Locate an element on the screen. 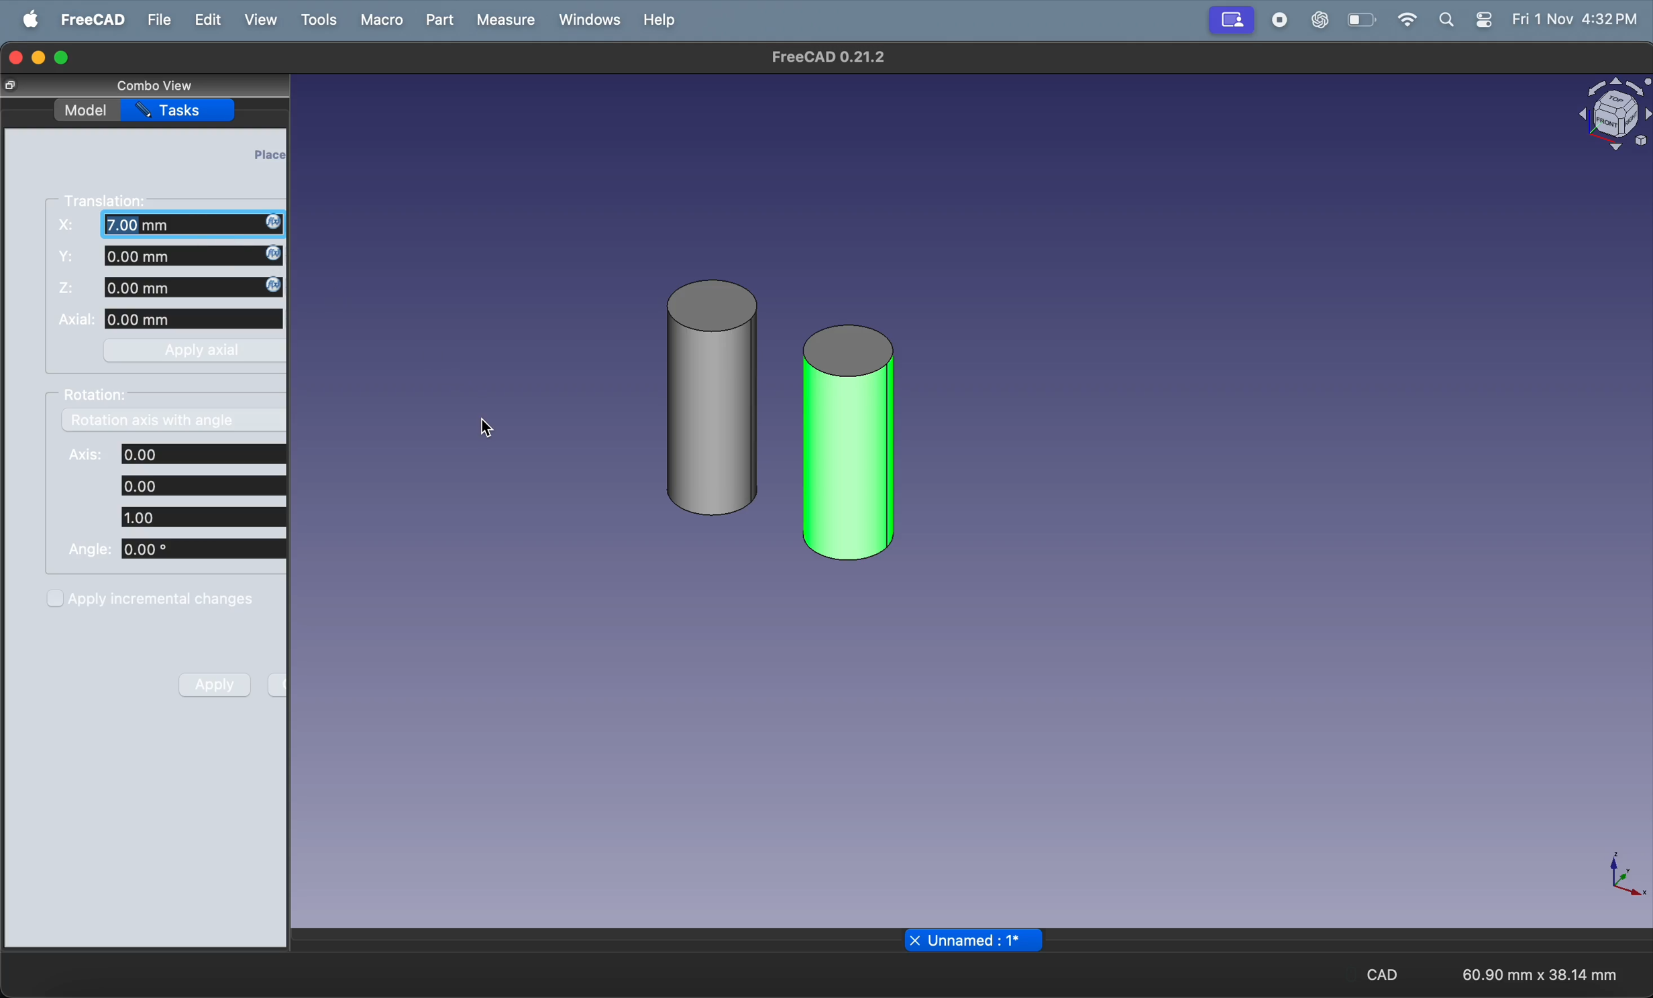 This screenshot has height=998, width=1653. part is located at coordinates (437, 19).